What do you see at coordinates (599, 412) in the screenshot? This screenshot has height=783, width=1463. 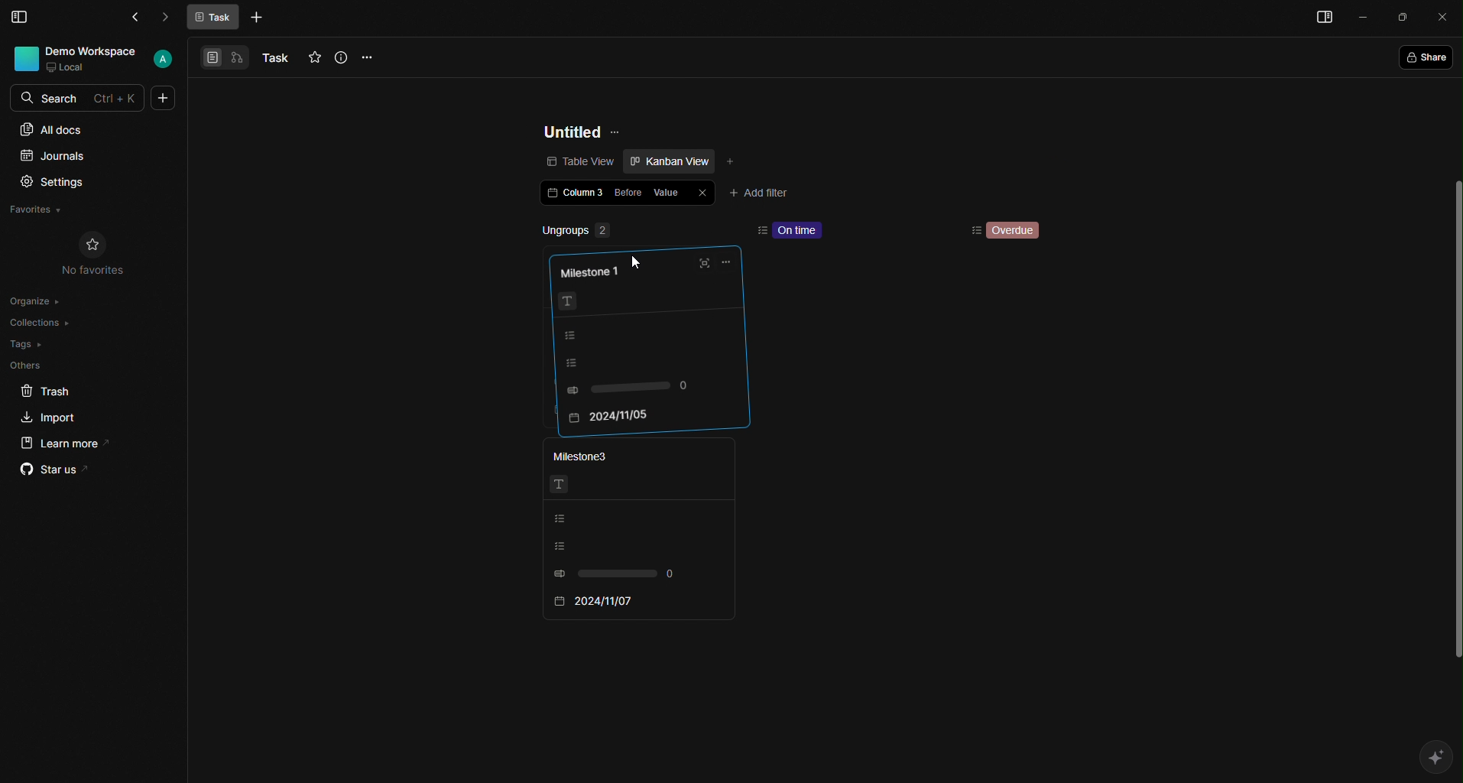 I see `2024/11/05` at bounding box center [599, 412].